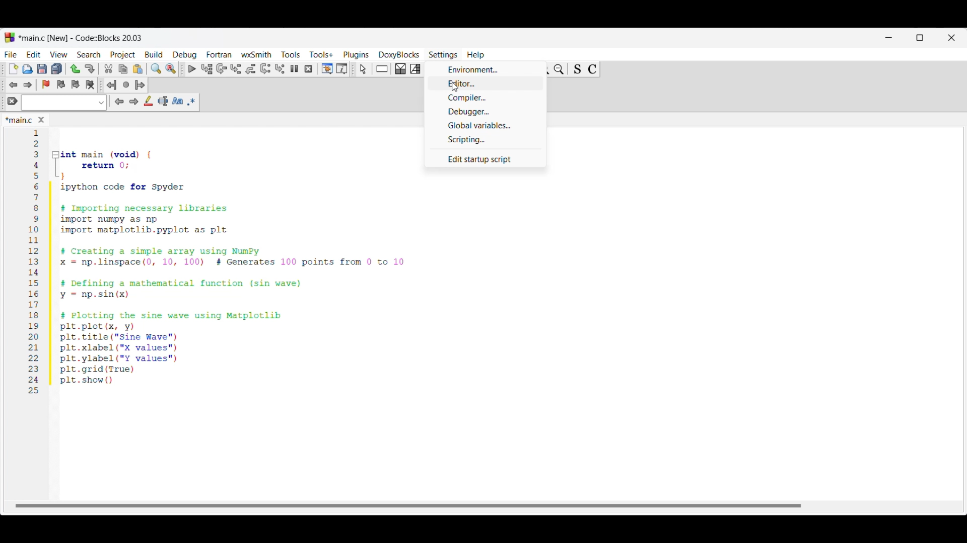 The width and height of the screenshot is (967, 543). Describe the element at coordinates (154, 54) in the screenshot. I see `Build menu` at that location.